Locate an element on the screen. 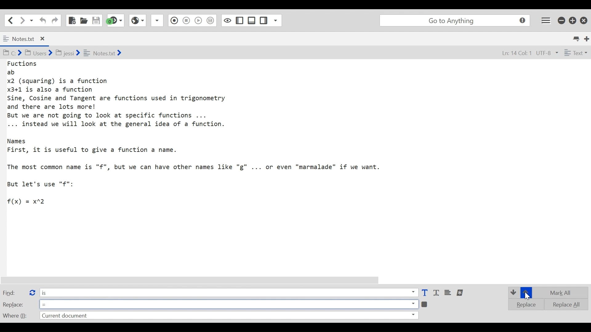 Image resolution: width=591 pixels, height=332 pixels. Recent locations is located at coordinates (32, 20).